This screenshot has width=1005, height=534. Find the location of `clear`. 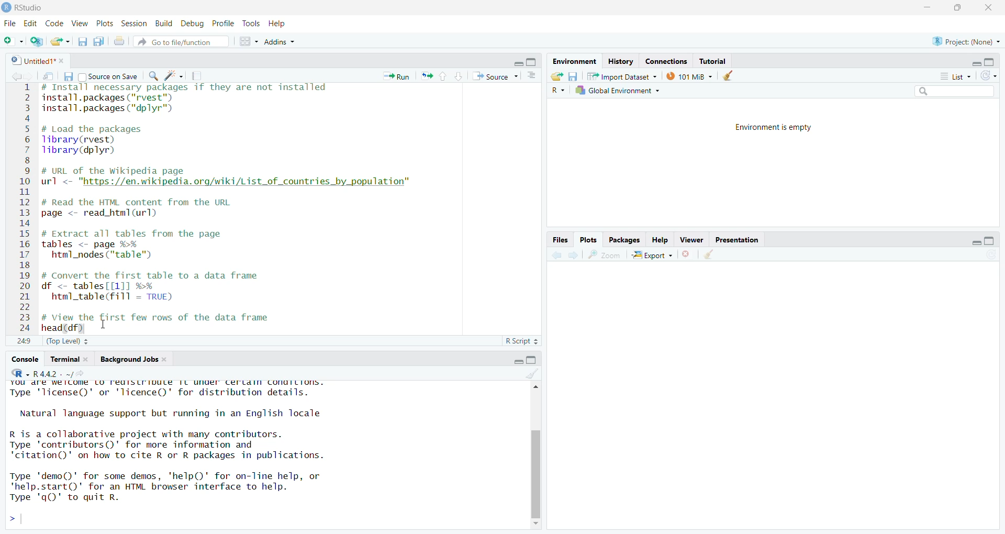

clear is located at coordinates (728, 75).